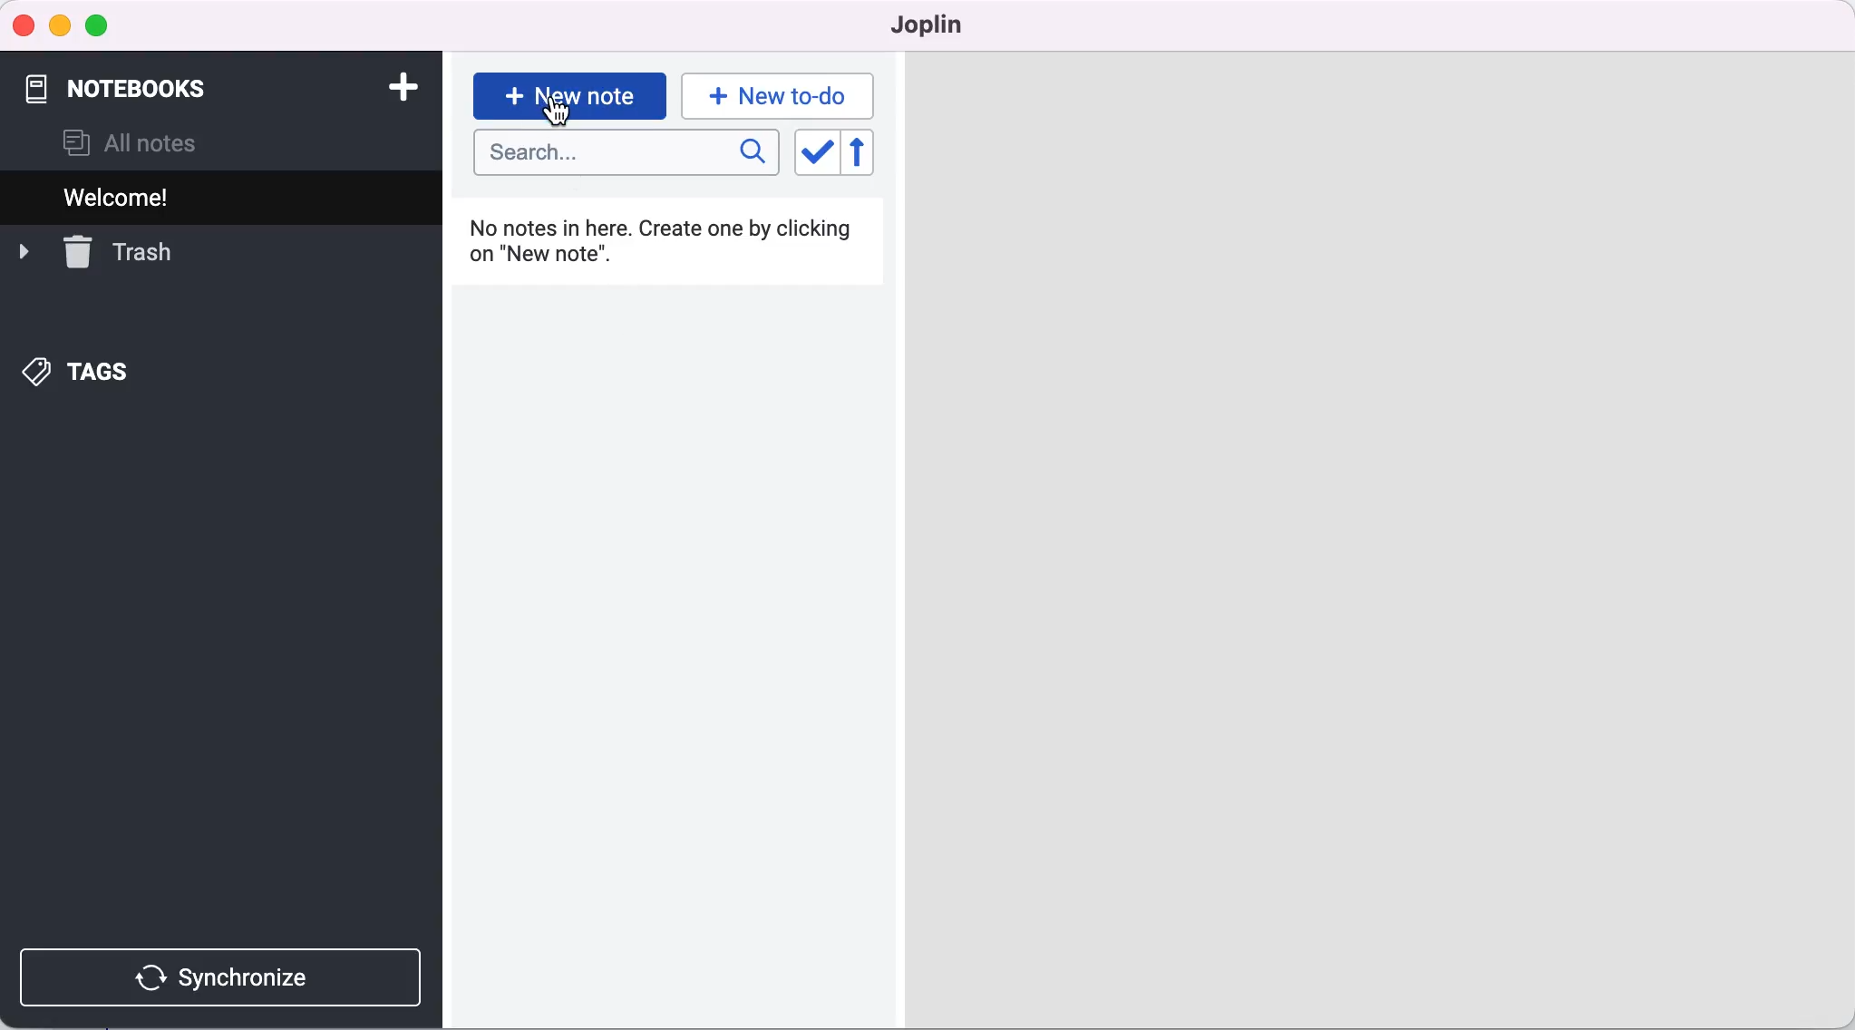  I want to click on reverse sort order, so click(869, 157).